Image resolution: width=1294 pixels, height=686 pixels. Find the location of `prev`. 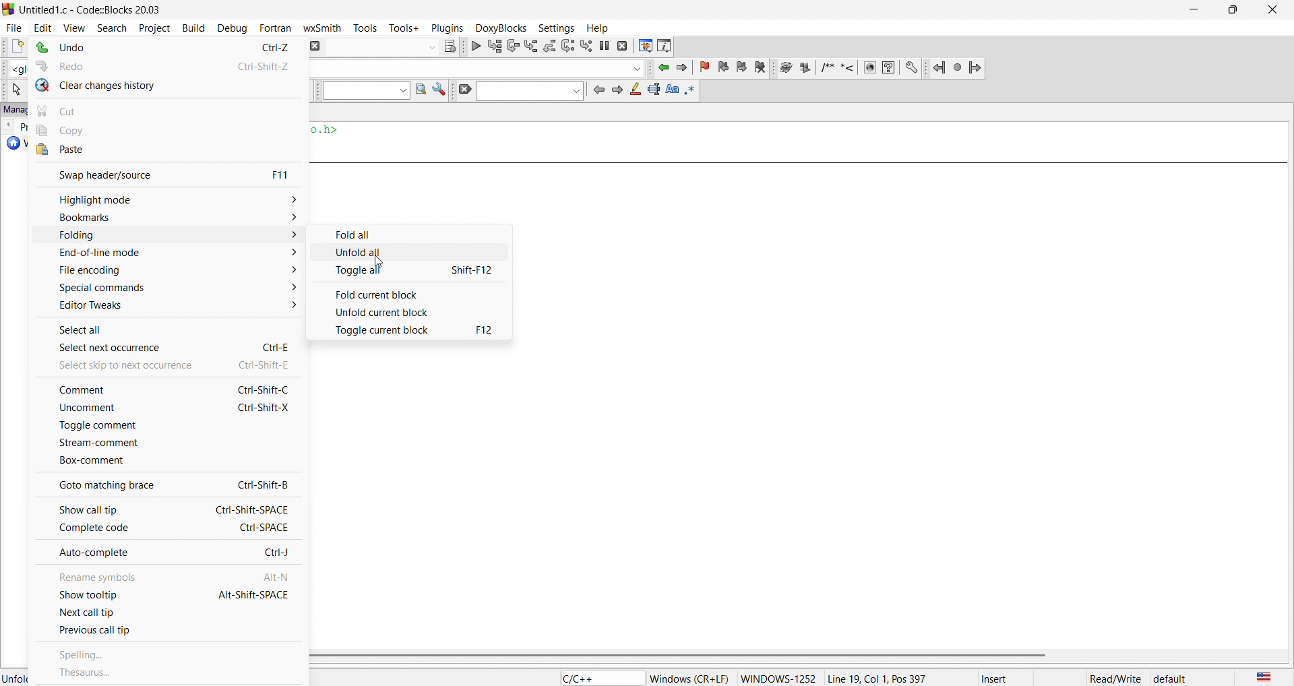

prev is located at coordinates (598, 89).